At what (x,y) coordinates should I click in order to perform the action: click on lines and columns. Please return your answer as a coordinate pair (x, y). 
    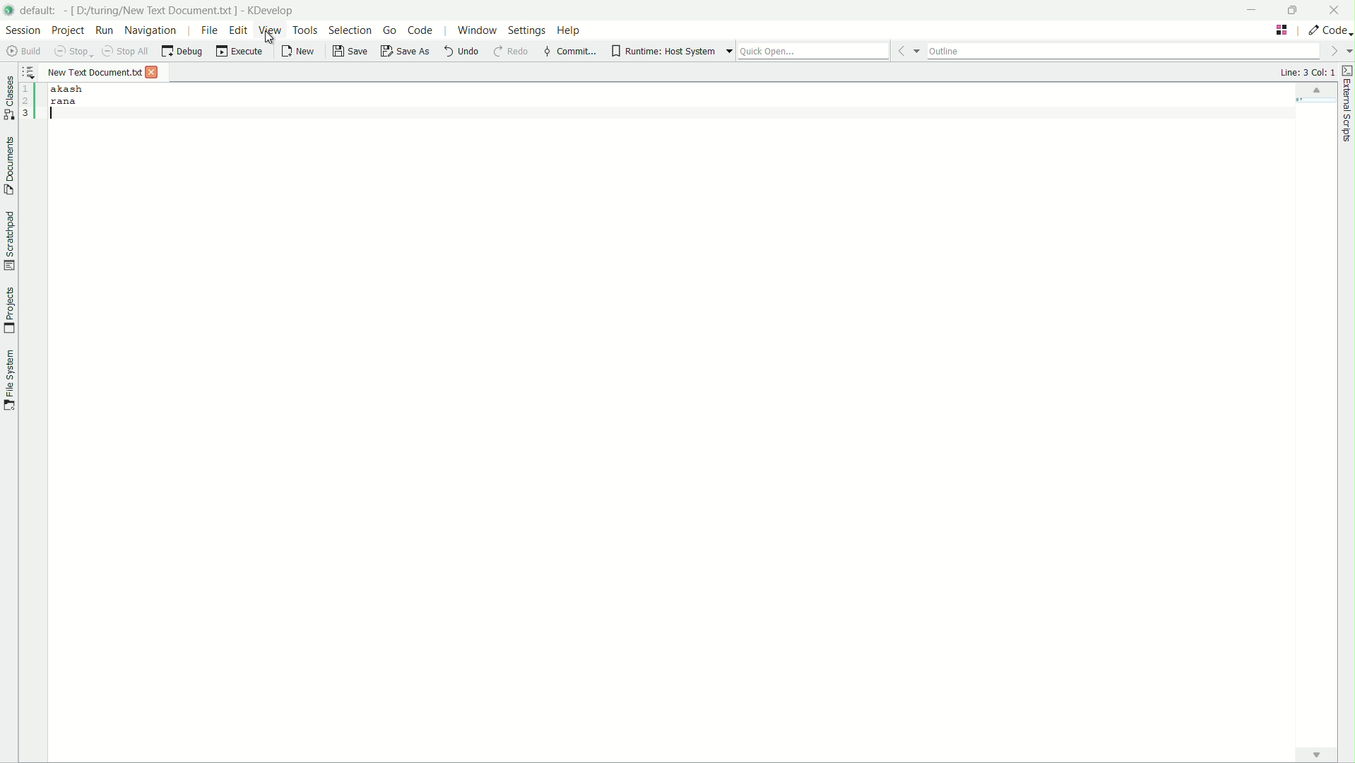
    Looking at the image, I should click on (1307, 71).